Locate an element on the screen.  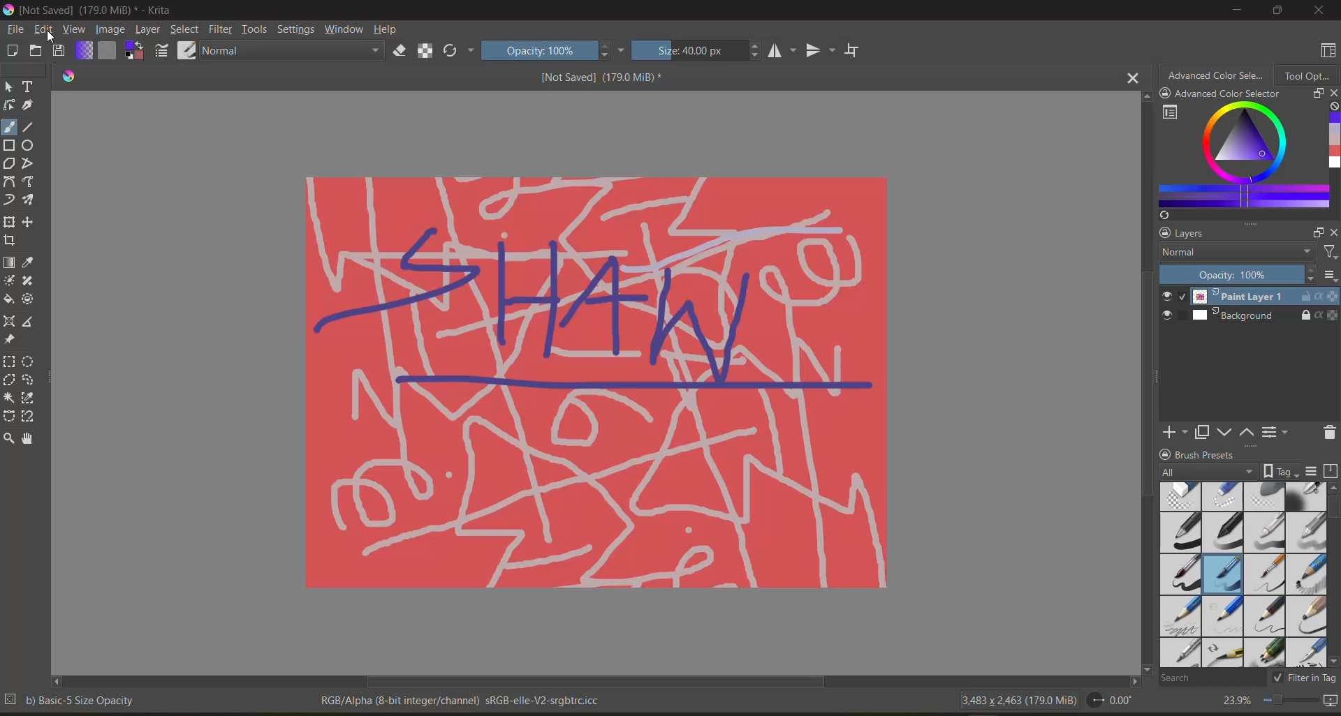
[Not Saved] (179.0 MiB) * is located at coordinates (601, 77).